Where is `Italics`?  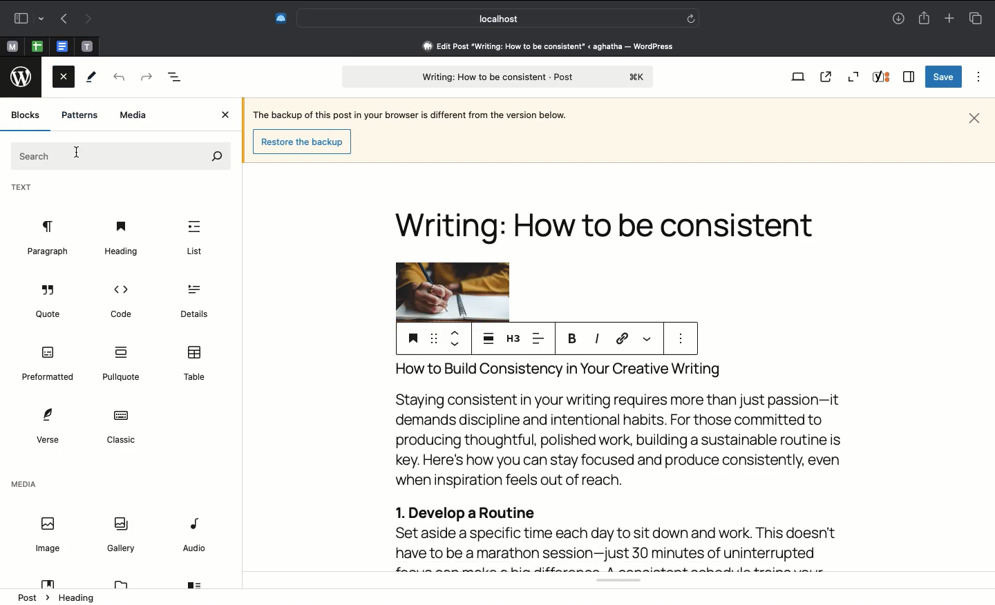 Italics is located at coordinates (596, 339).